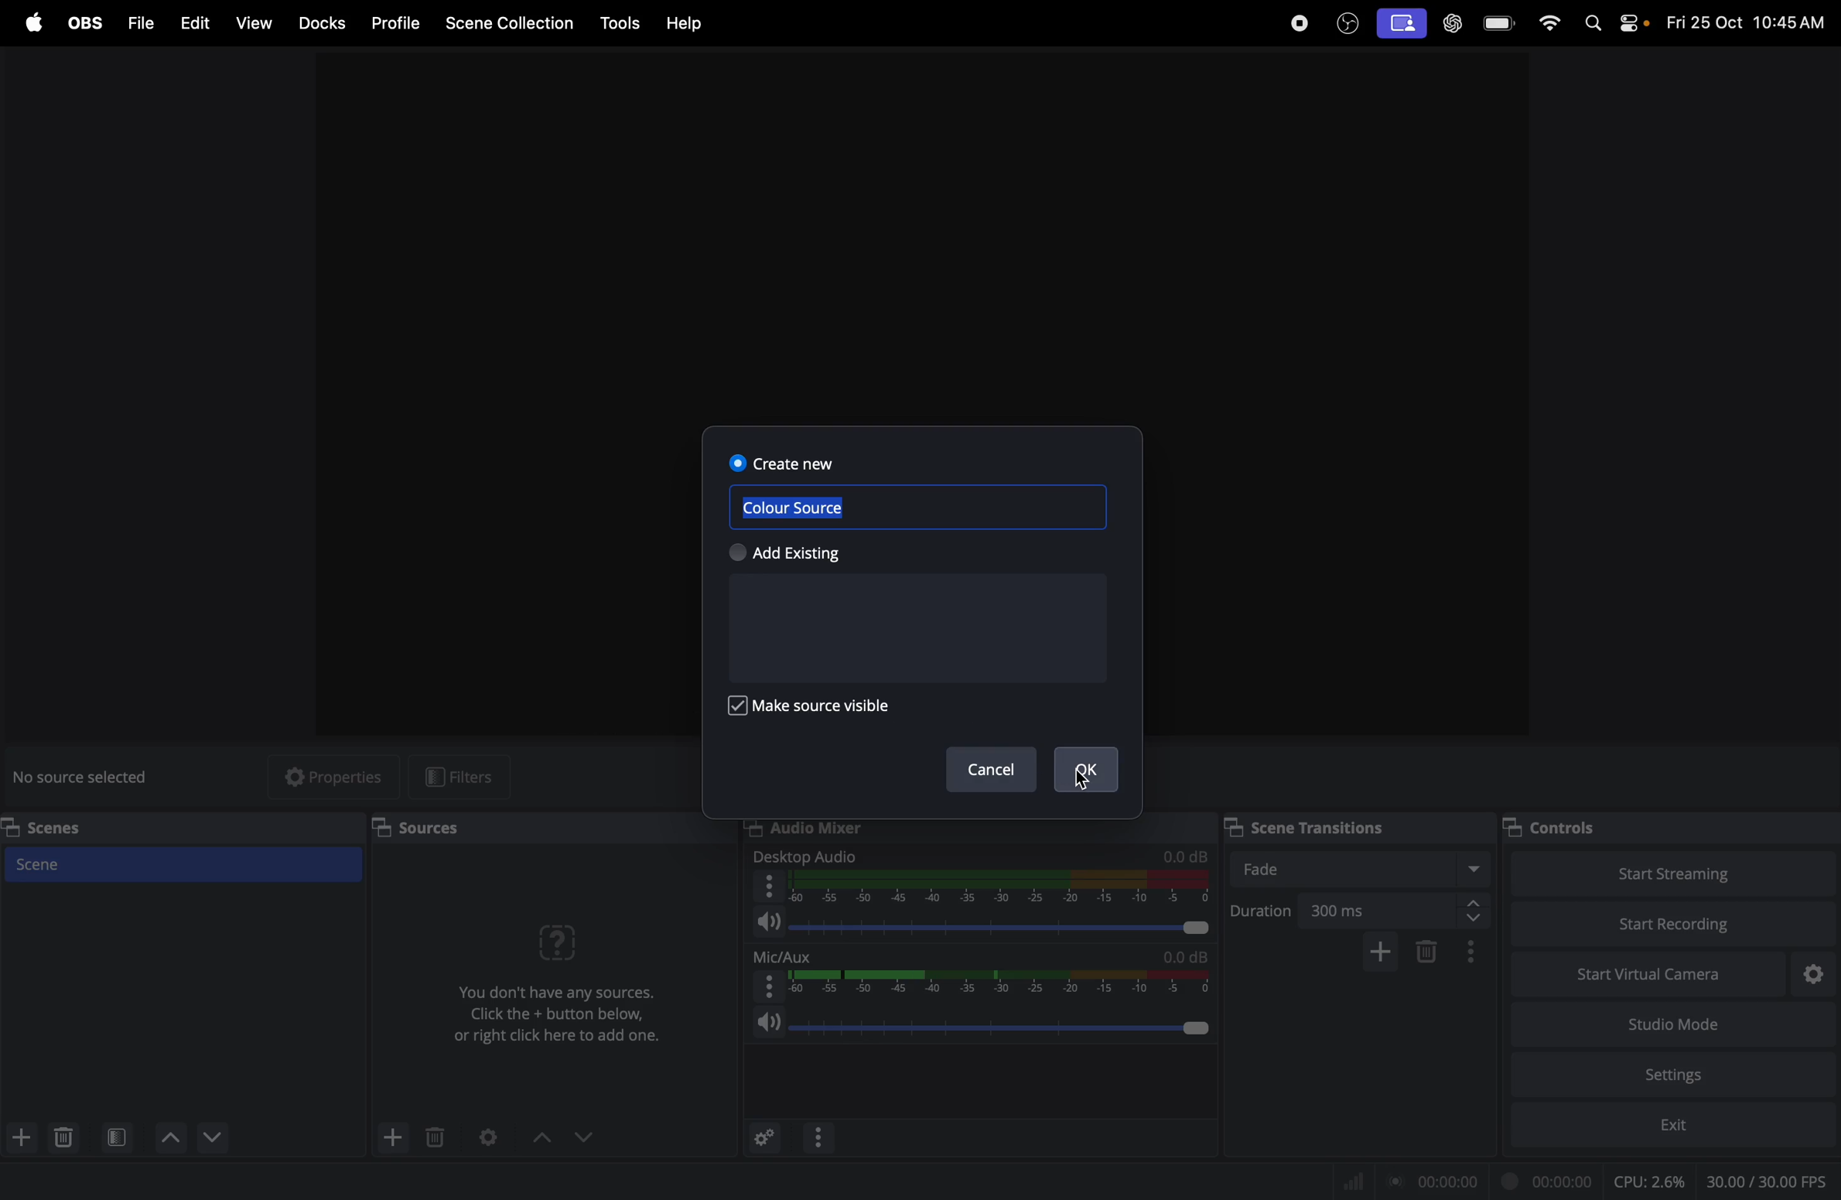 This screenshot has width=1841, height=1200. Describe the element at coordinates (815, 708) in the screenshot. I see `make source visible` at that location.